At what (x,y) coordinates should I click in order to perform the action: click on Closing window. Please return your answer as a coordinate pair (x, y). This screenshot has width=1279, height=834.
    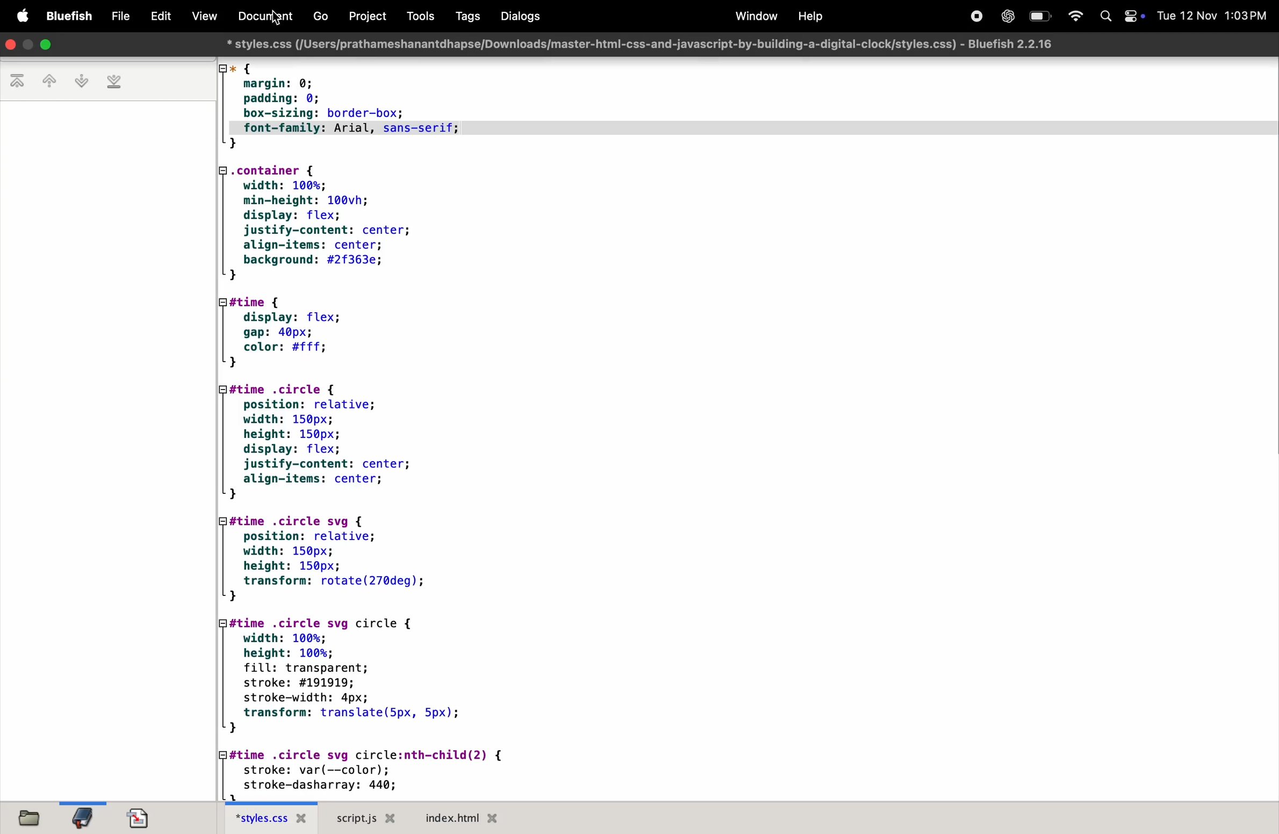
    Looking at the image, I should click on (10, 45).